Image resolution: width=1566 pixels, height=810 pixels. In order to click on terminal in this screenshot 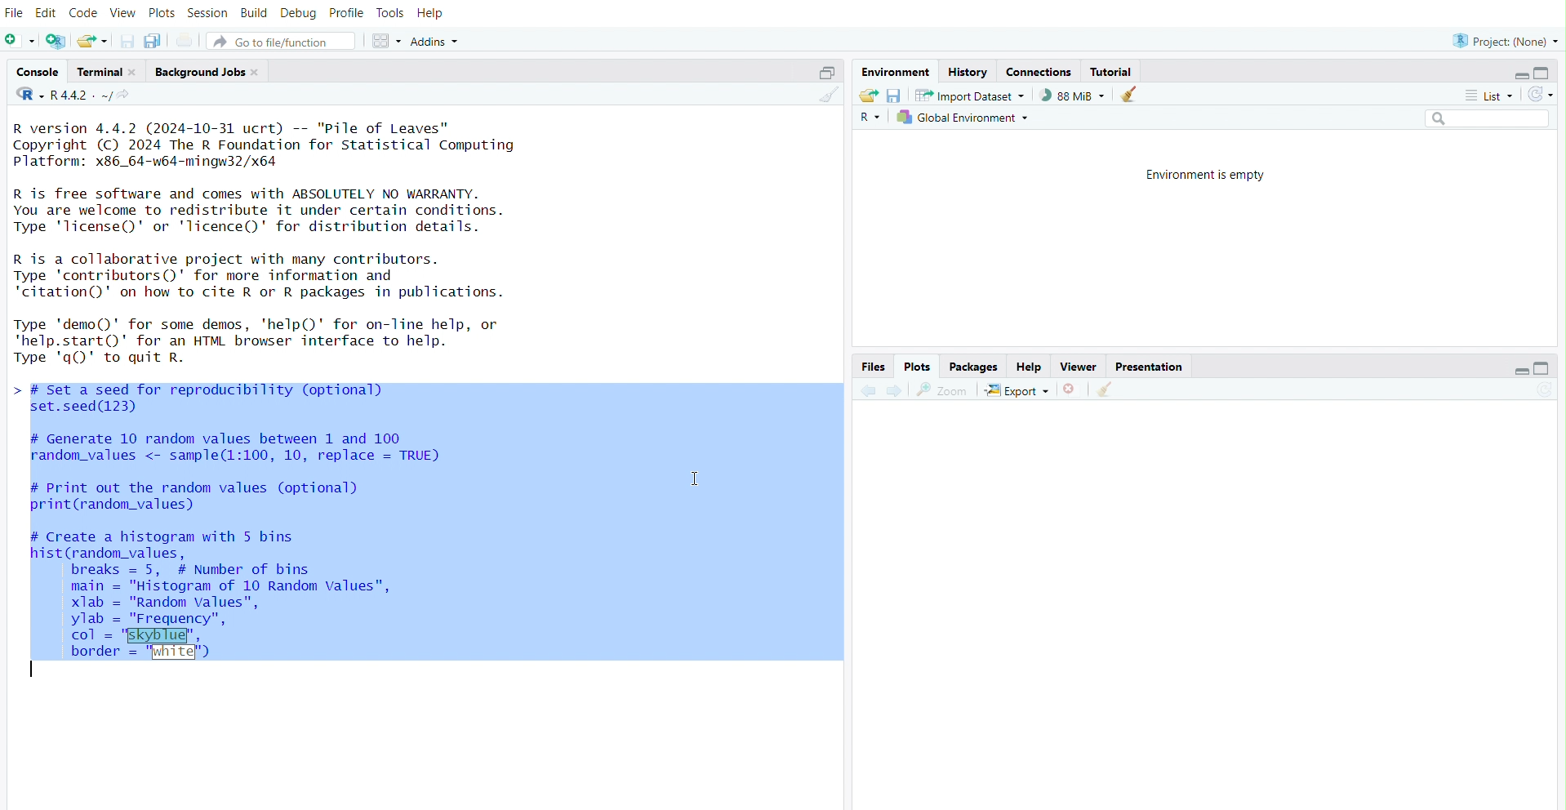, I will do `click(96, 70)`.